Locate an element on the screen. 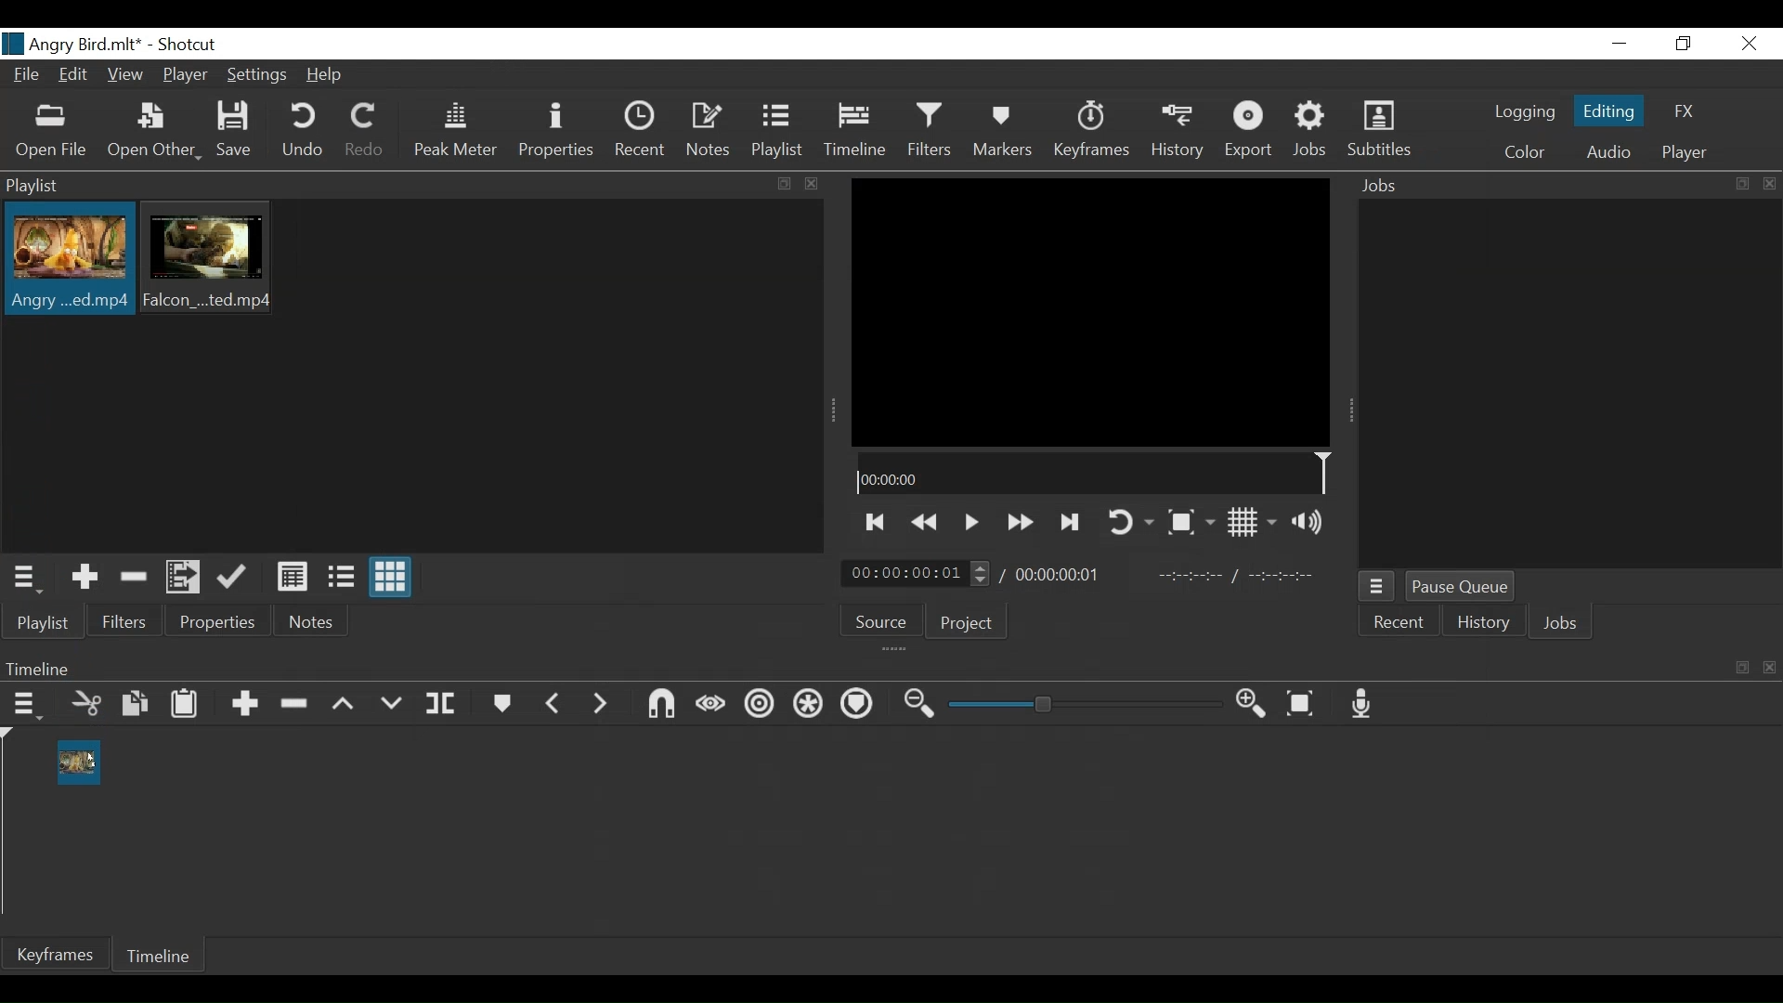  Split at playhead is located at coordinates (443, 702).